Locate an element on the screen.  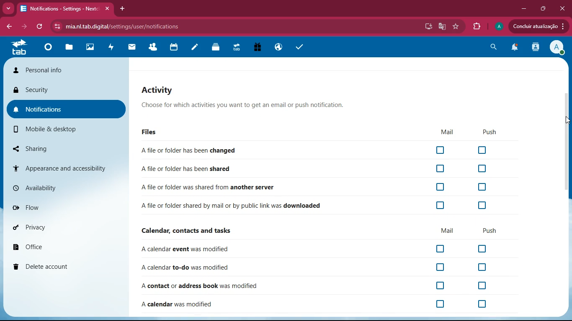
mail is located at coordinates (131, 48).